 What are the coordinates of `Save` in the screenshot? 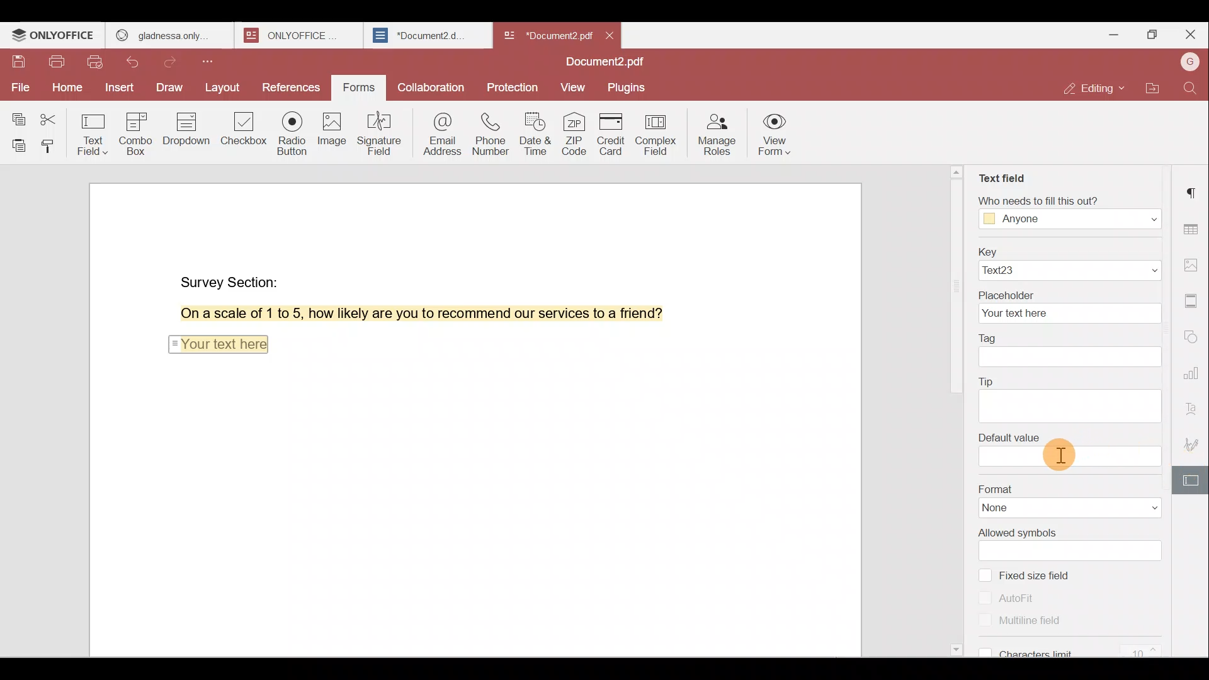 It's located at (18, 65).